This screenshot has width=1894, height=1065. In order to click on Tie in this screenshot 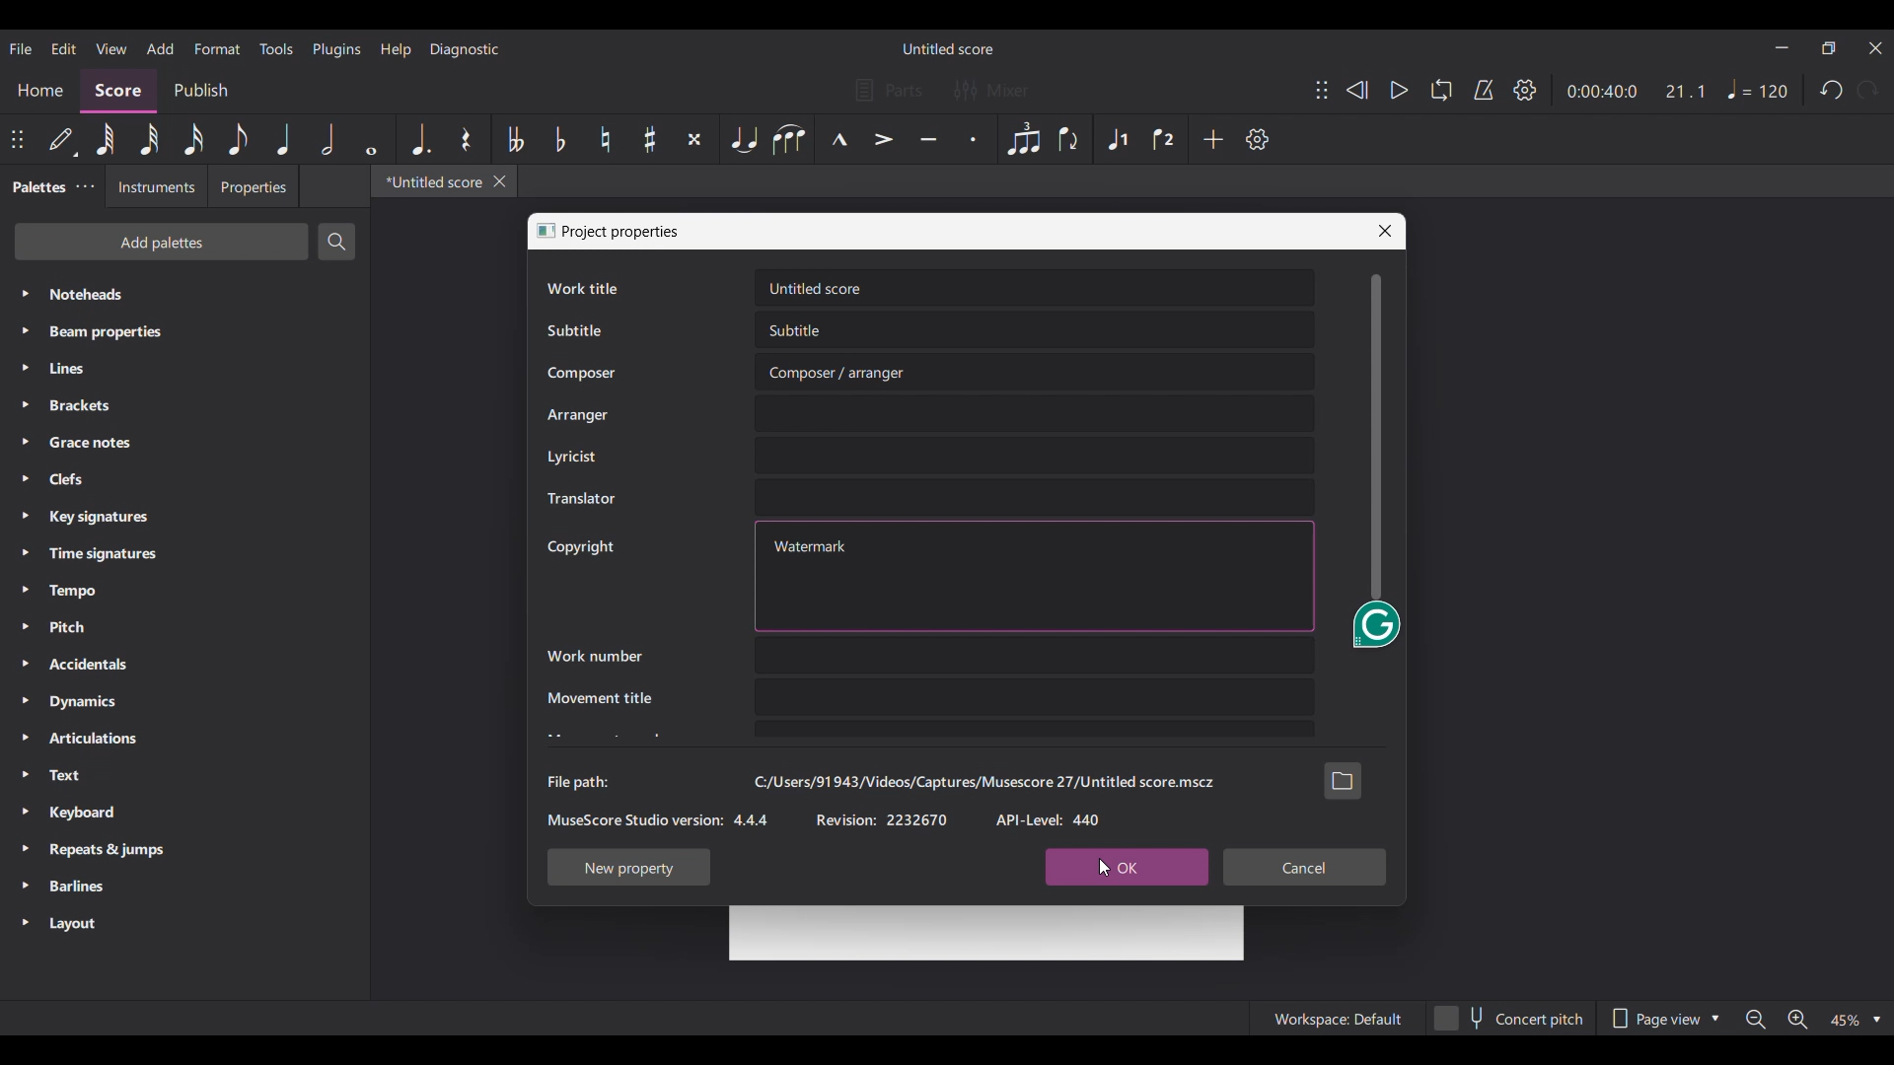, I will do `click(743, 139)`.